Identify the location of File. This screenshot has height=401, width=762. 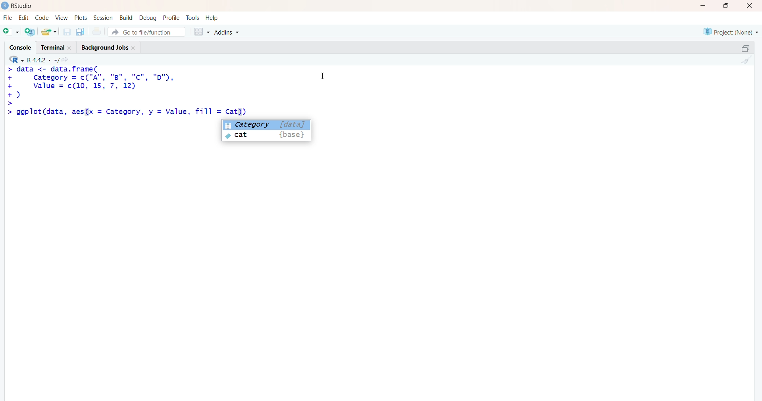
(8, 18).